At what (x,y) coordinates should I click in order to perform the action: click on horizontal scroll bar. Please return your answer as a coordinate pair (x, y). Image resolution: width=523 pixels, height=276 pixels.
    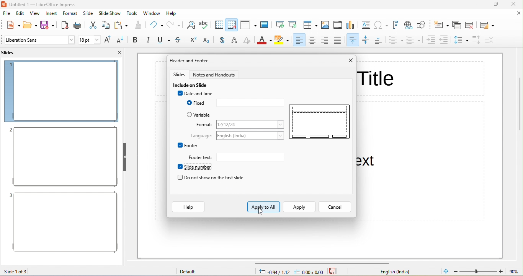
    Looking at the image, I should click on (323, 263).